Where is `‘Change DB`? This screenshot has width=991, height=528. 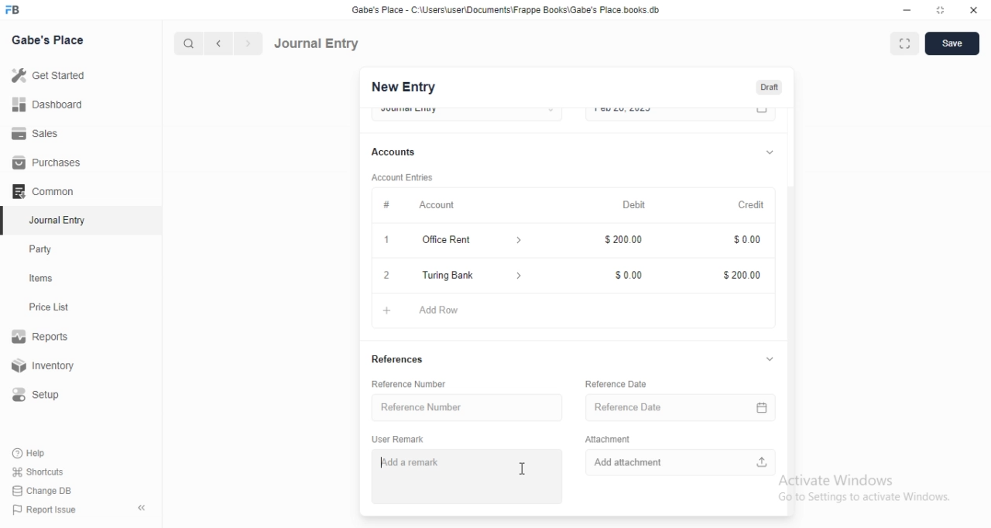 ‘Change DB is located at coordinates (43, 491).